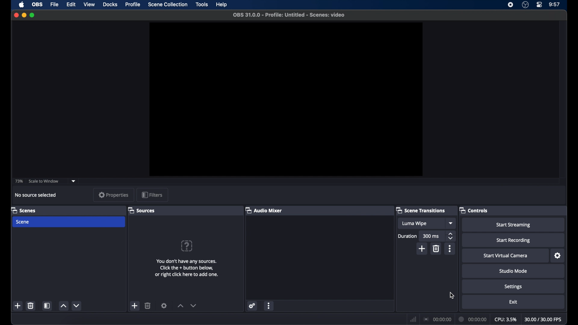 The height and width of the screenshot is (325, 578). I want to click on stepper buttons, so click(451, 237).